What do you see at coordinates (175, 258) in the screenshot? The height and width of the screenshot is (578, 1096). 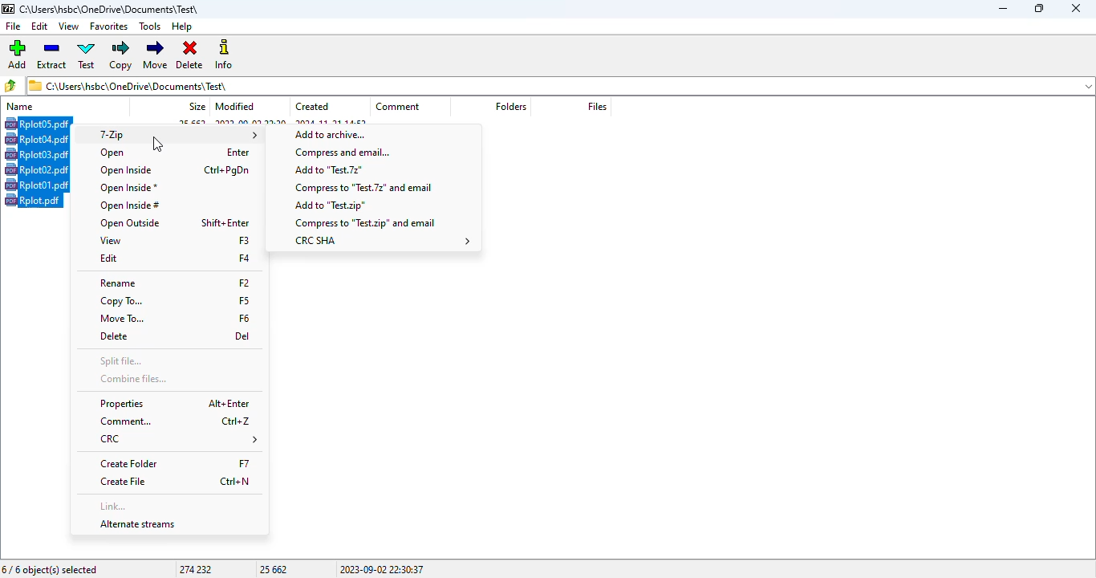 I see `edit` at bounding box center [175, 258].